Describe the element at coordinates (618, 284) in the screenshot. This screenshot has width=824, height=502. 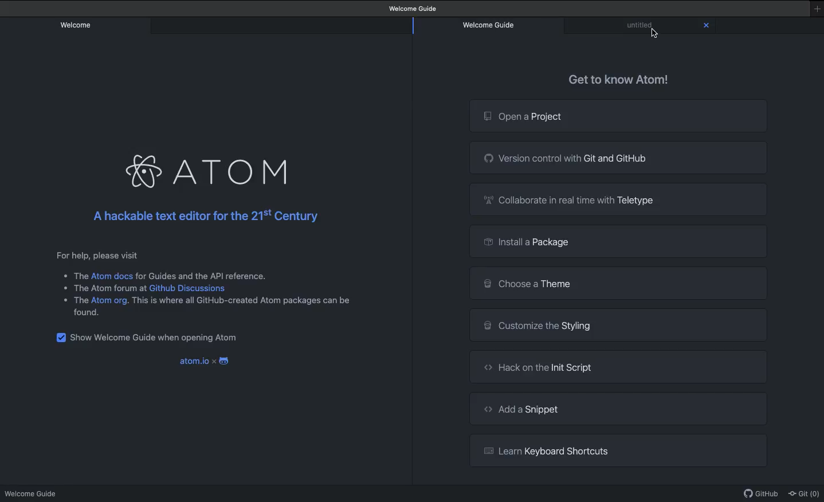
I see `Choose a theme` at that location.